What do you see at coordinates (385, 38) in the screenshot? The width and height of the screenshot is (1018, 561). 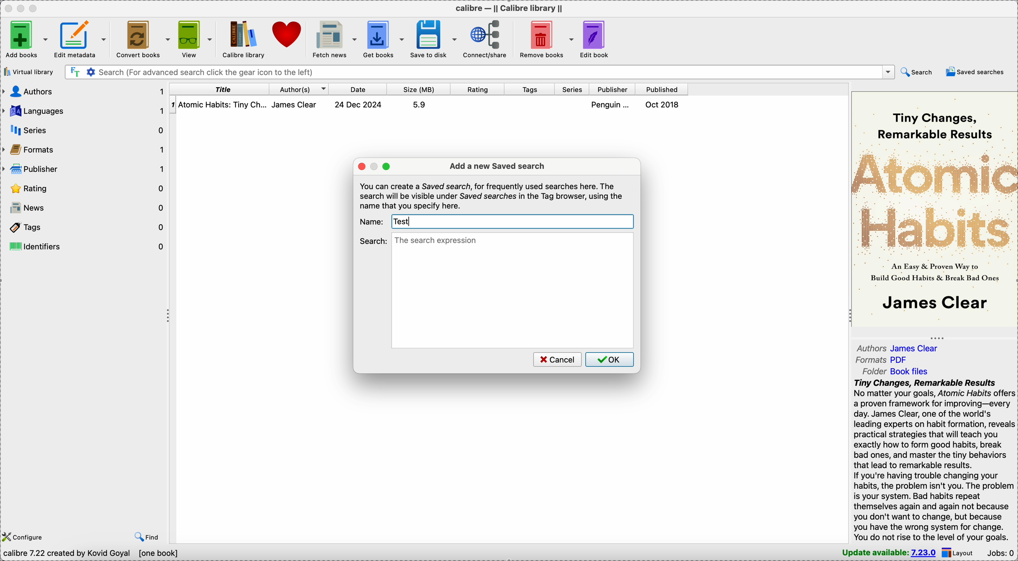 I see `get books` at bounding box center [385, 38].